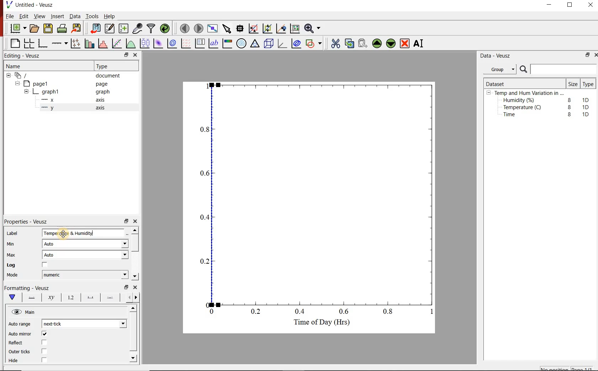 The height and width of the screenshot is (371, 598). What do you see at coordinates (25, 55) in the screenshot?
I see `Editing - Veusz` at bounding box center [25, 55].